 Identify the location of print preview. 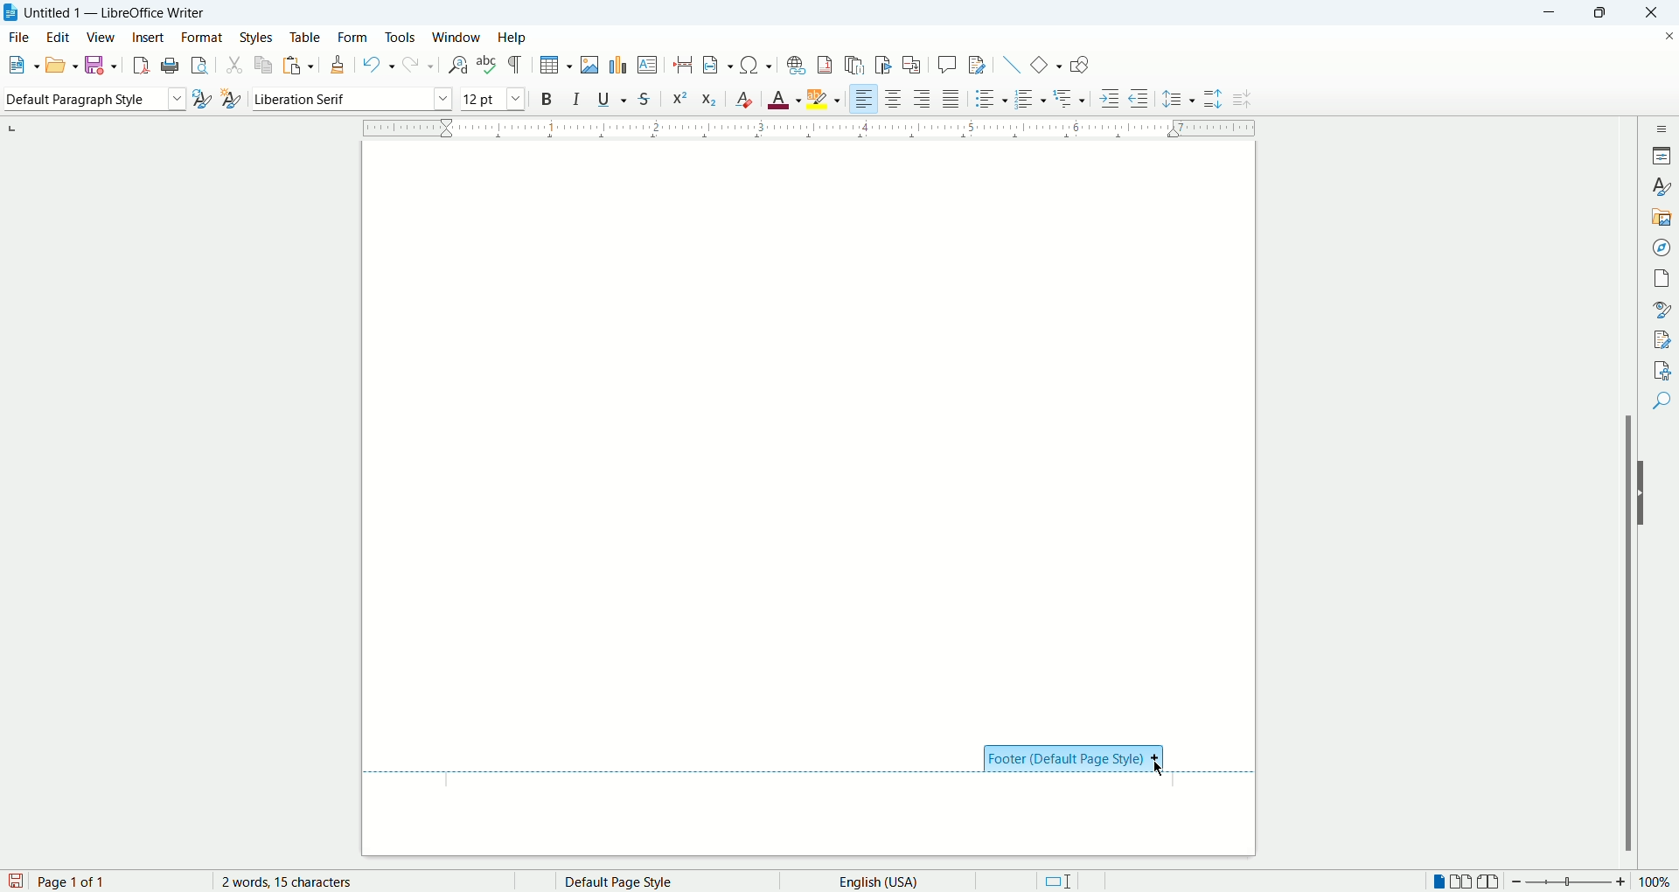
(200, 66).